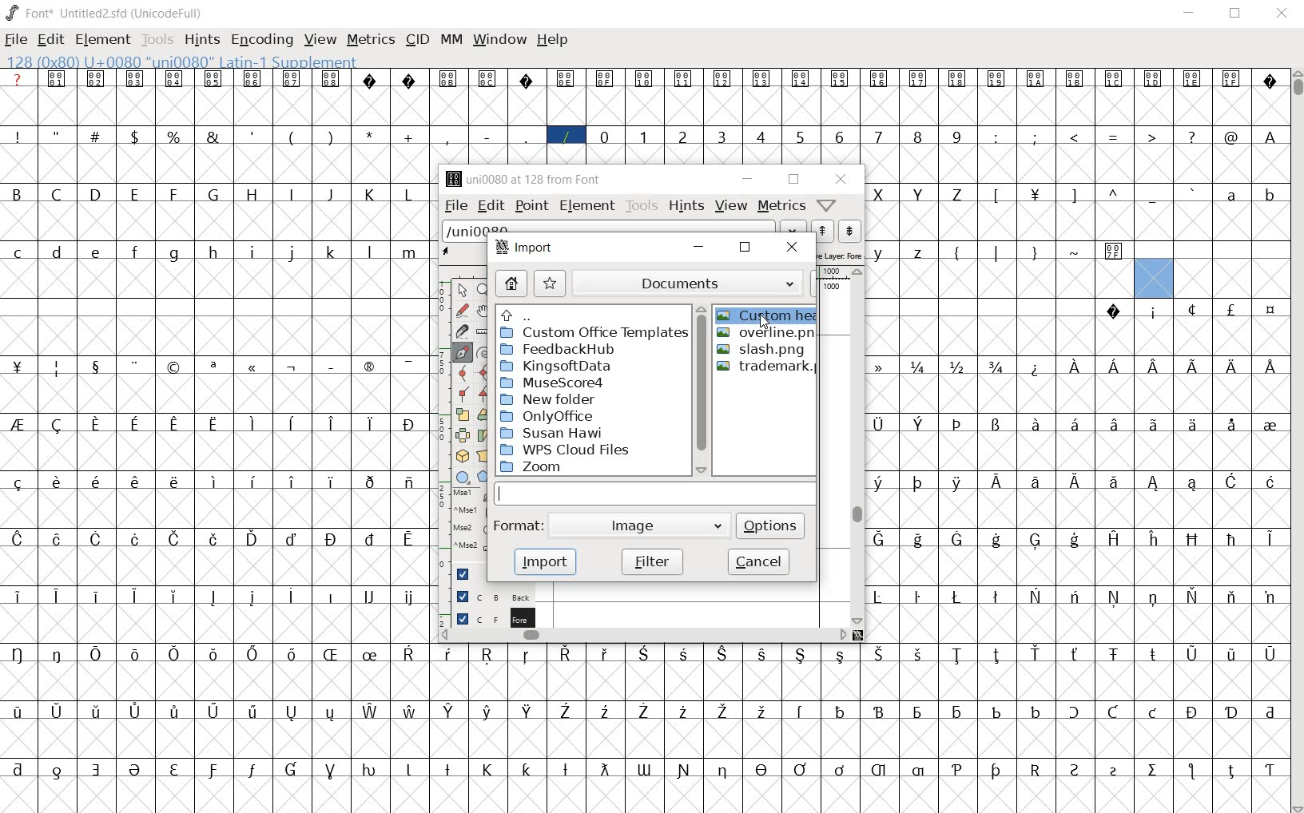  Describe the element at coordinates (996, 425) in the screenshot. I see `glyph` at that location.